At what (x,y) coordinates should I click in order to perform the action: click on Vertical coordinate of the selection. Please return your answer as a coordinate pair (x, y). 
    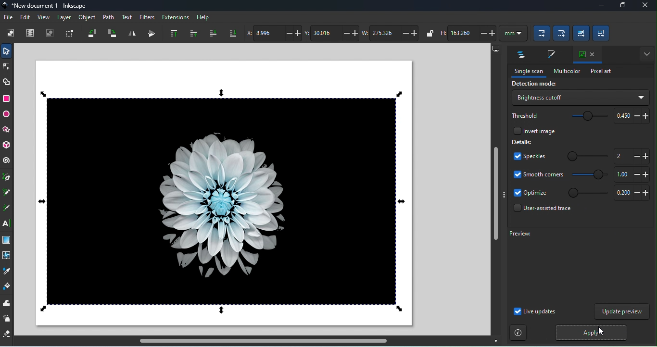
    Looking at the image, I should click on (332, 33).